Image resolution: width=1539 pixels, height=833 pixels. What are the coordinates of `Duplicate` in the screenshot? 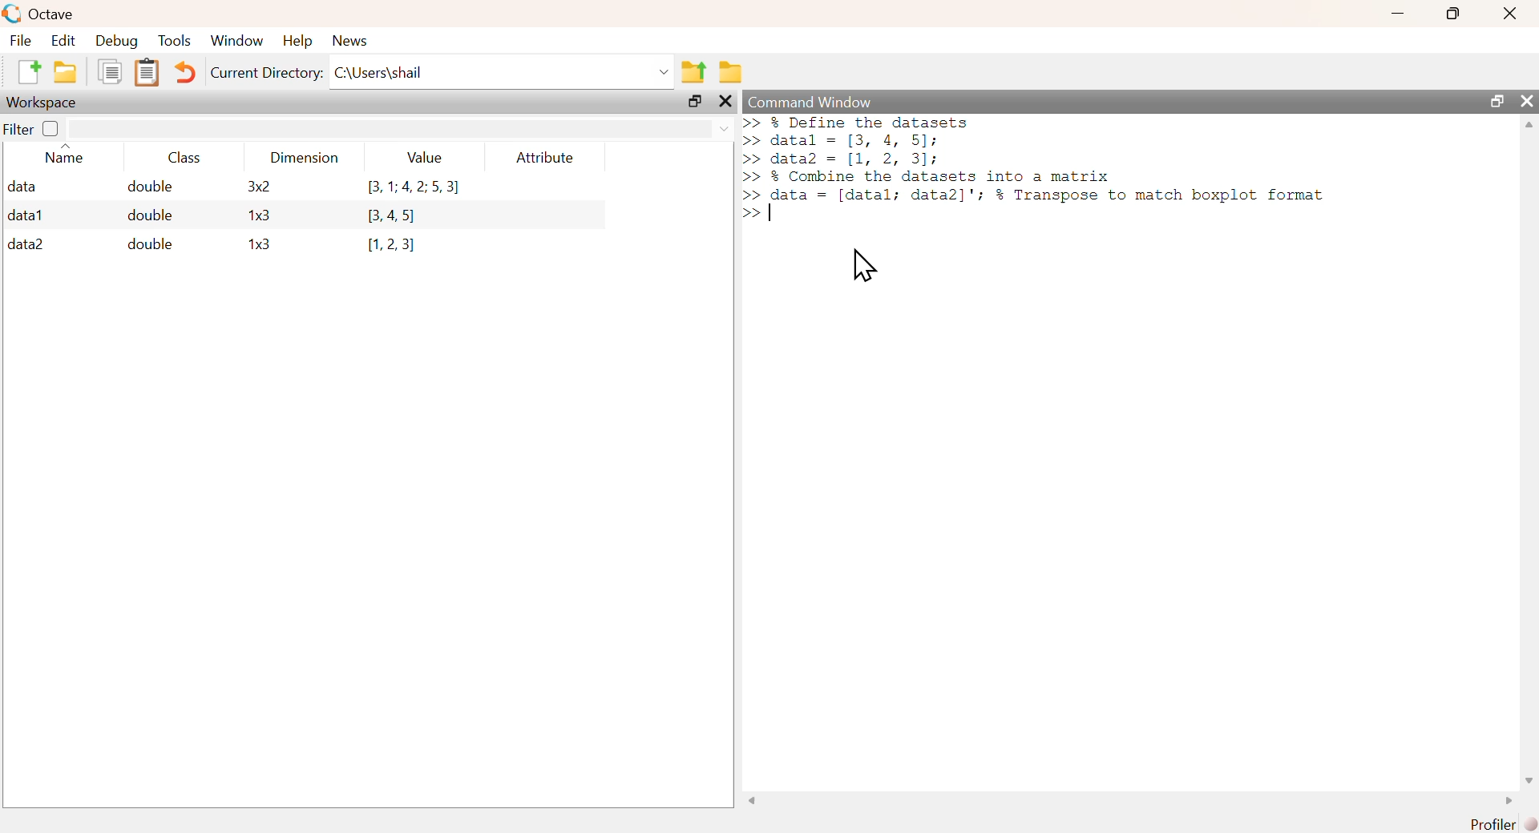 It's located at (109, 71).